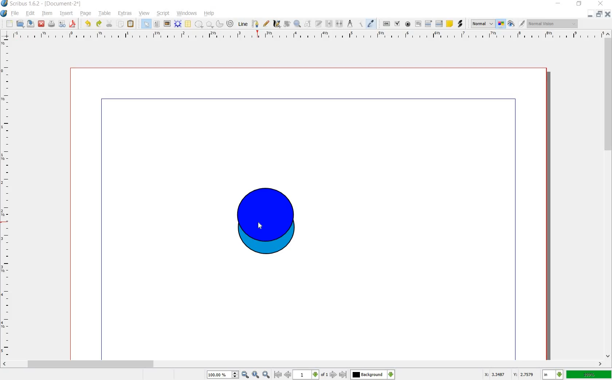  I want to click on script, so click(163, 13).